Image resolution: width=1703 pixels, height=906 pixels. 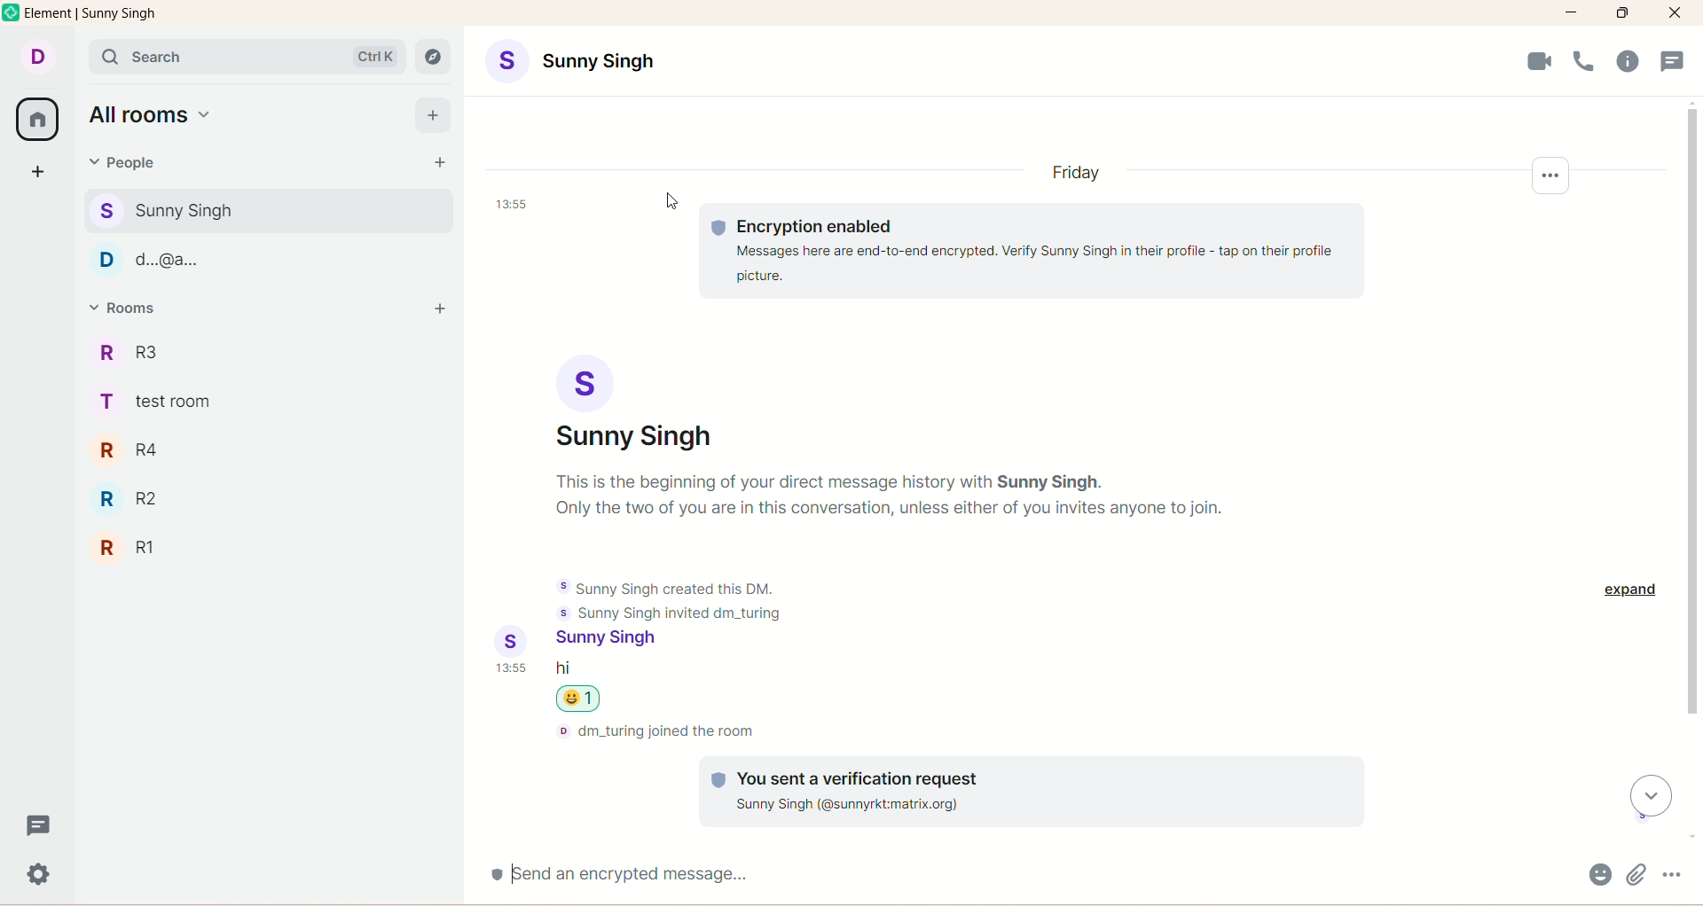 I want to click on options, so click(x=1672, y=874).